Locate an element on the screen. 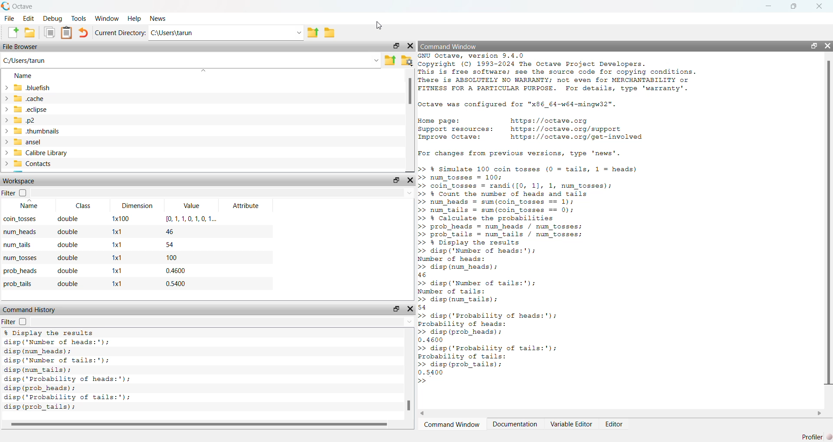 This screenshot has height=442, width=833. 1x1 is located at coordinates (117, 283).